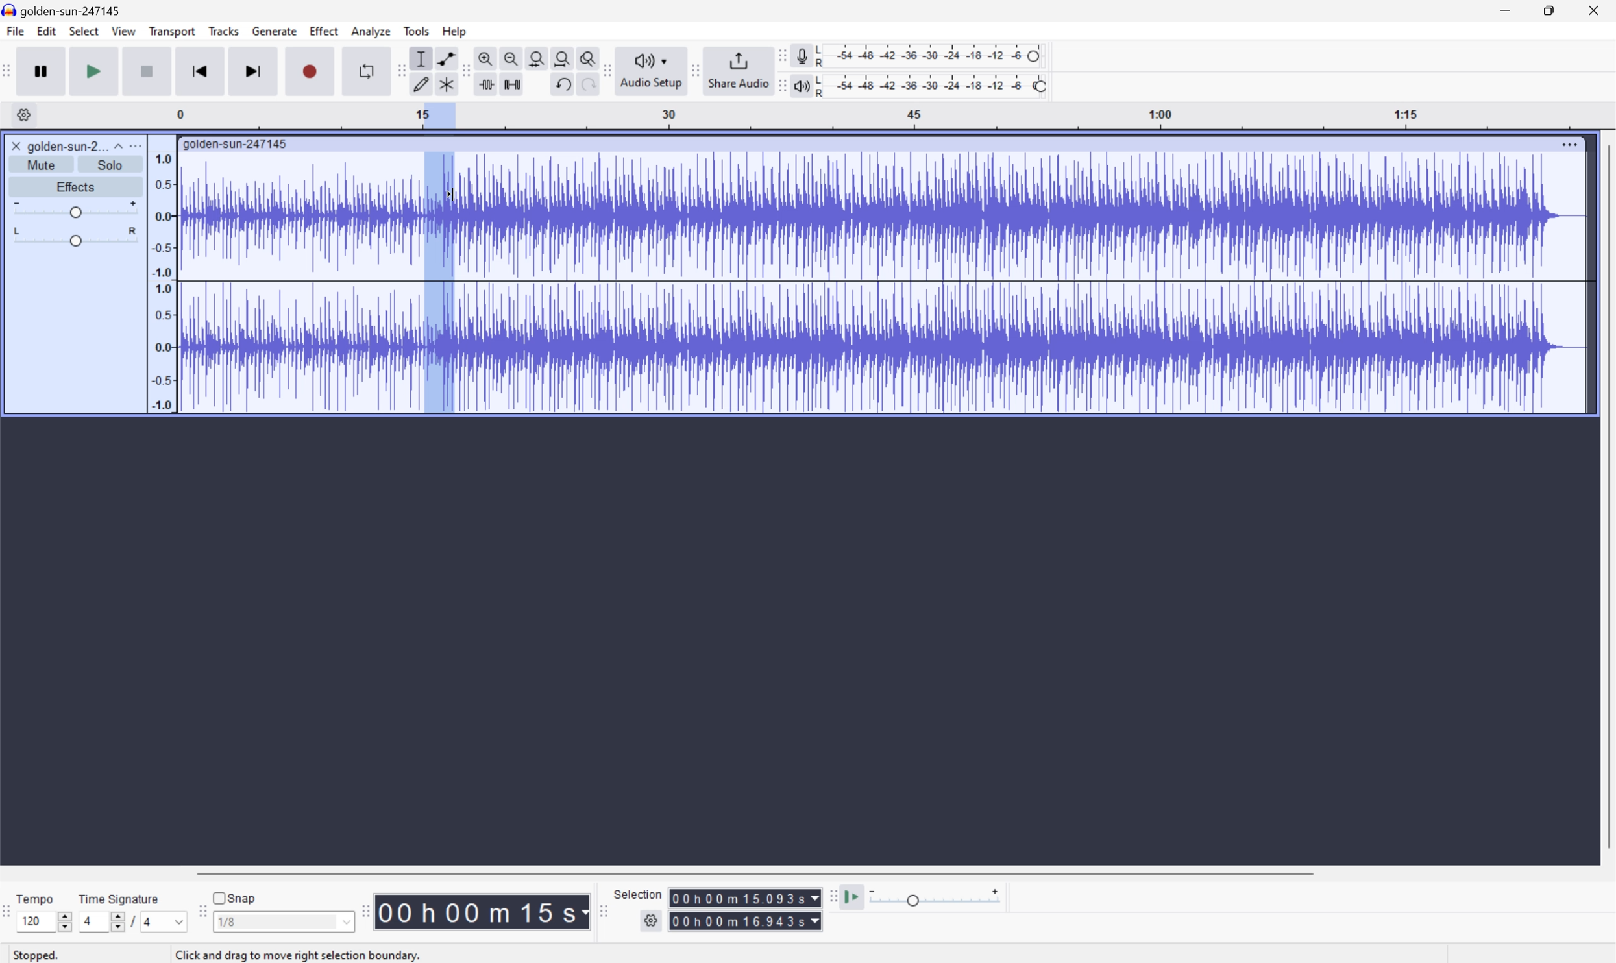 Image resolution: width=1616 pixels, height=963 pixels. I want to click on Transport, so click(173, 32).